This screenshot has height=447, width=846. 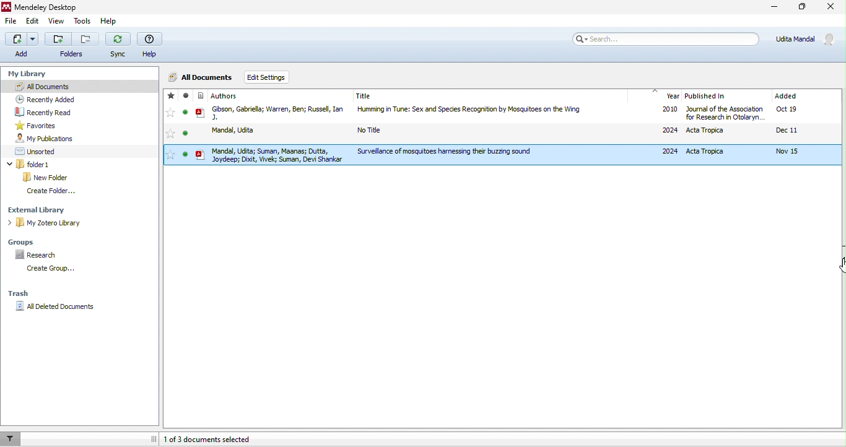 What do you see at coordinates (53, 193) in the screenshot?
I see `create folder` at bounding box center [53, 193].